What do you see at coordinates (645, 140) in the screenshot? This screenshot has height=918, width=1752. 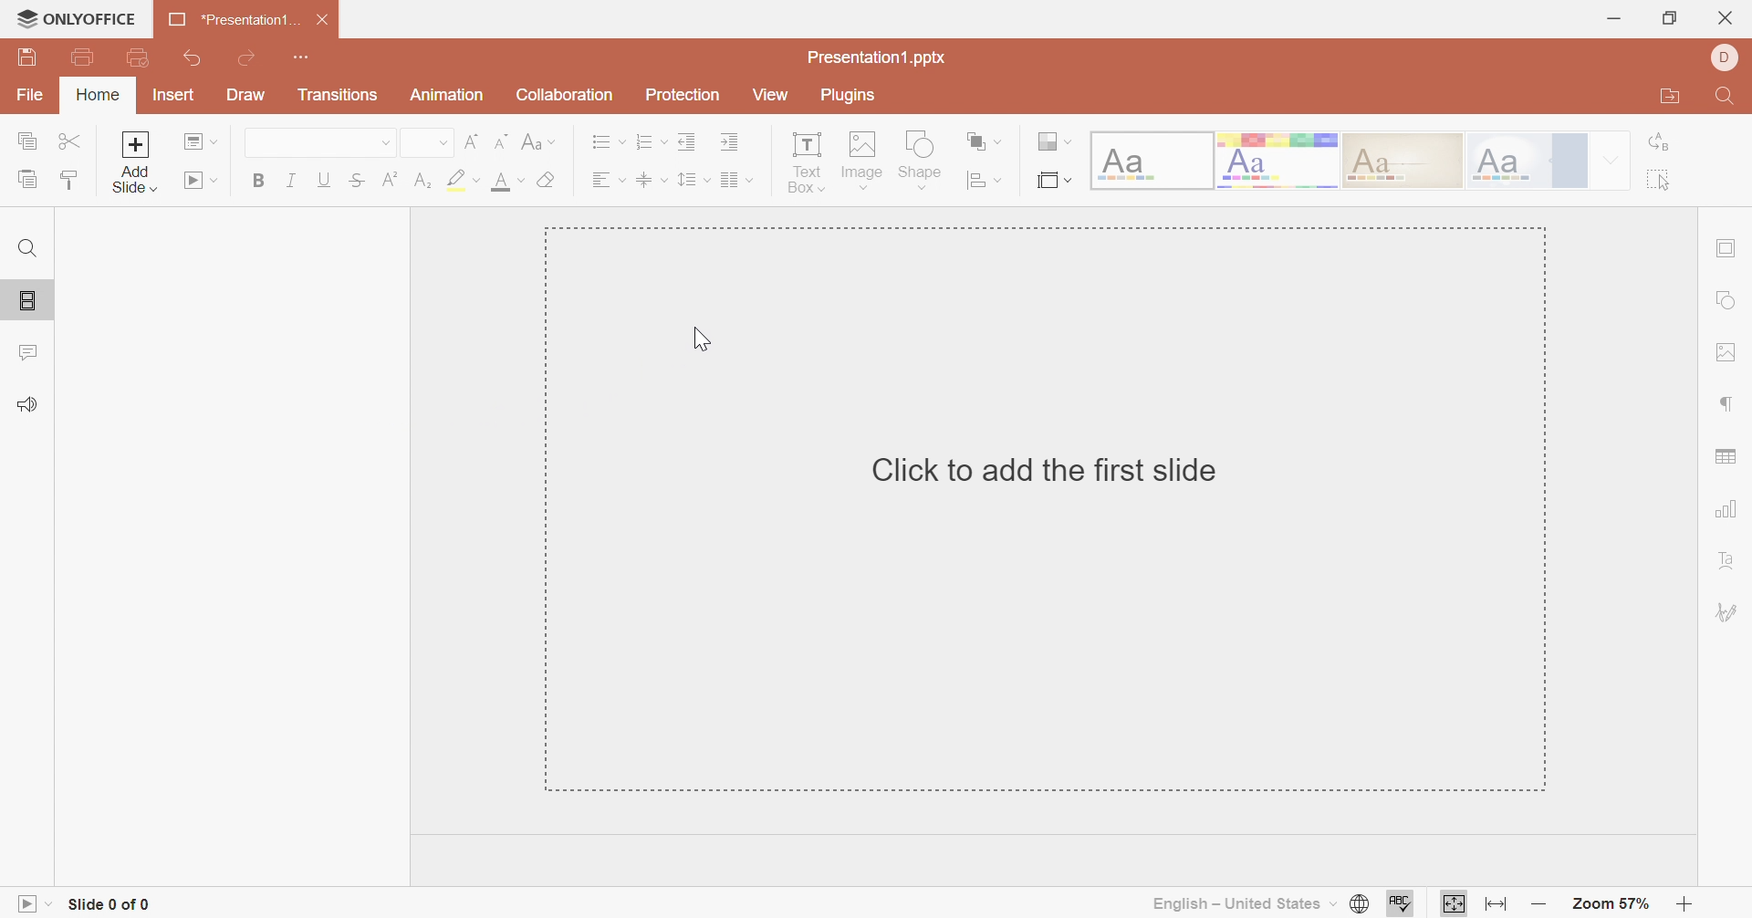 I see `Numbering` at bounding box center [645, 140].